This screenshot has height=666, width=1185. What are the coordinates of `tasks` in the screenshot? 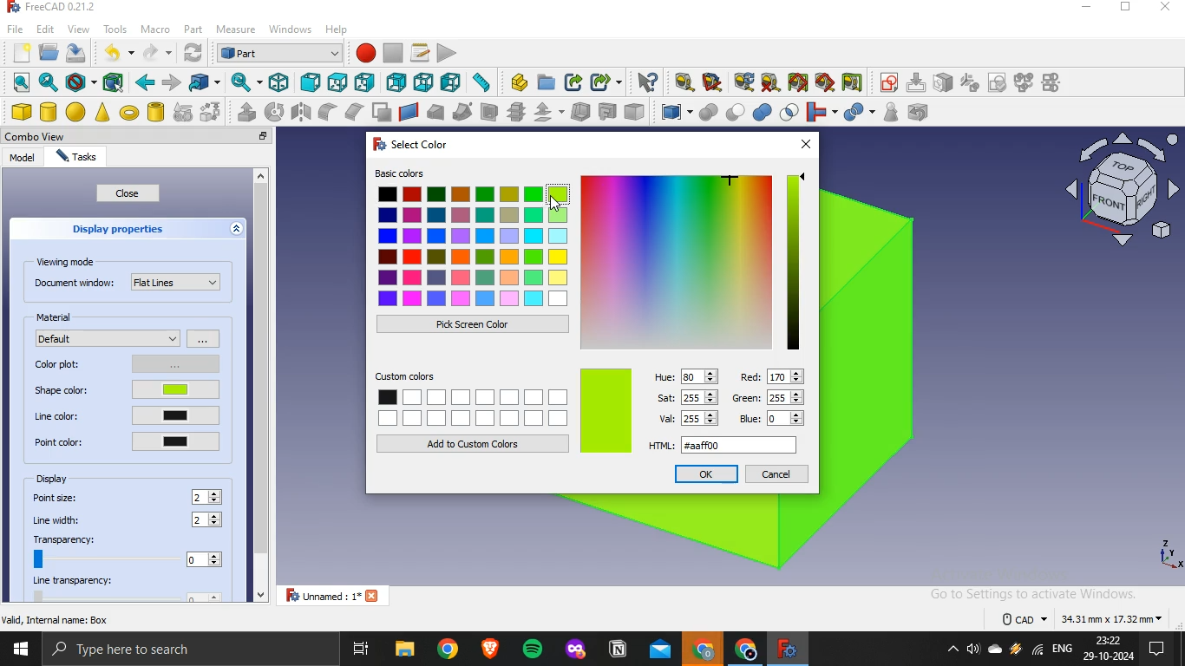 It's located at (75, 158).